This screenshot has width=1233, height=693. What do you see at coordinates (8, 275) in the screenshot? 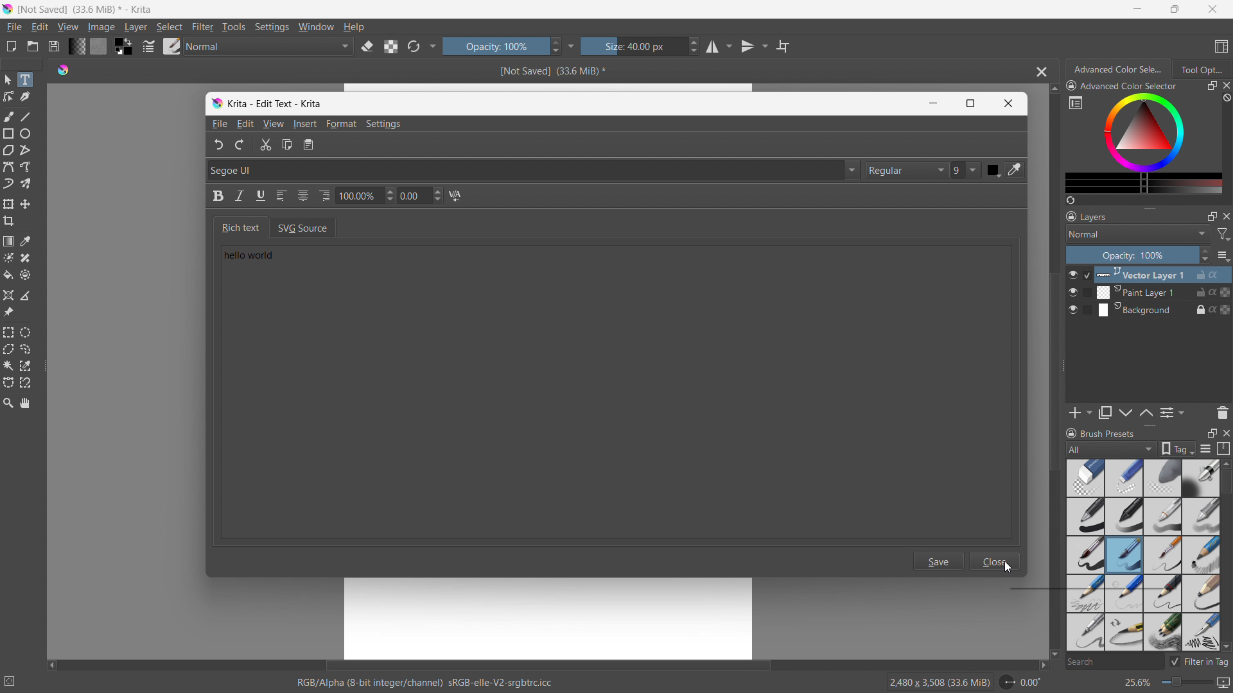
I see `fill a contiguous area of color with a color` at bounding box center [8, 275].